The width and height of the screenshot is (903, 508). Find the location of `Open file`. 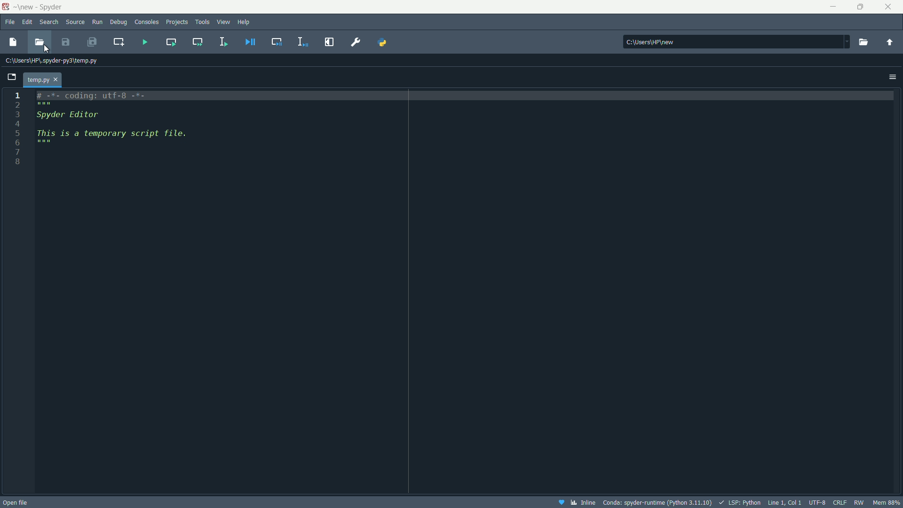

Open file is located at coordinates (16, 500).